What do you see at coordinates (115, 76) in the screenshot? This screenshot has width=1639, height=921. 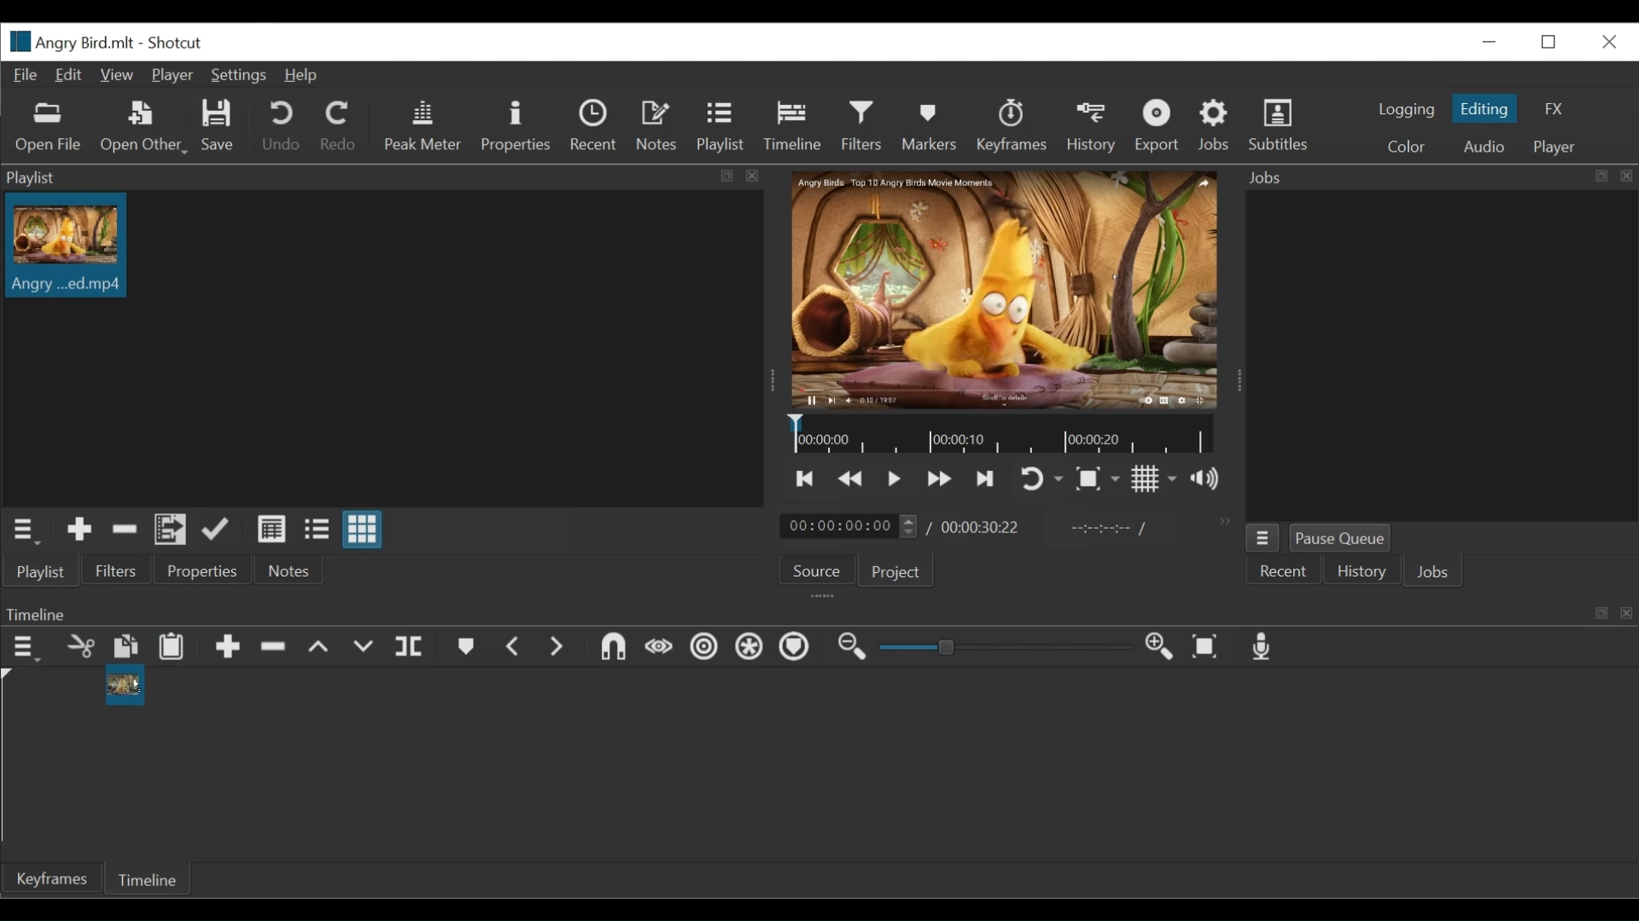 I see `View` at bounding box center [115, 76].